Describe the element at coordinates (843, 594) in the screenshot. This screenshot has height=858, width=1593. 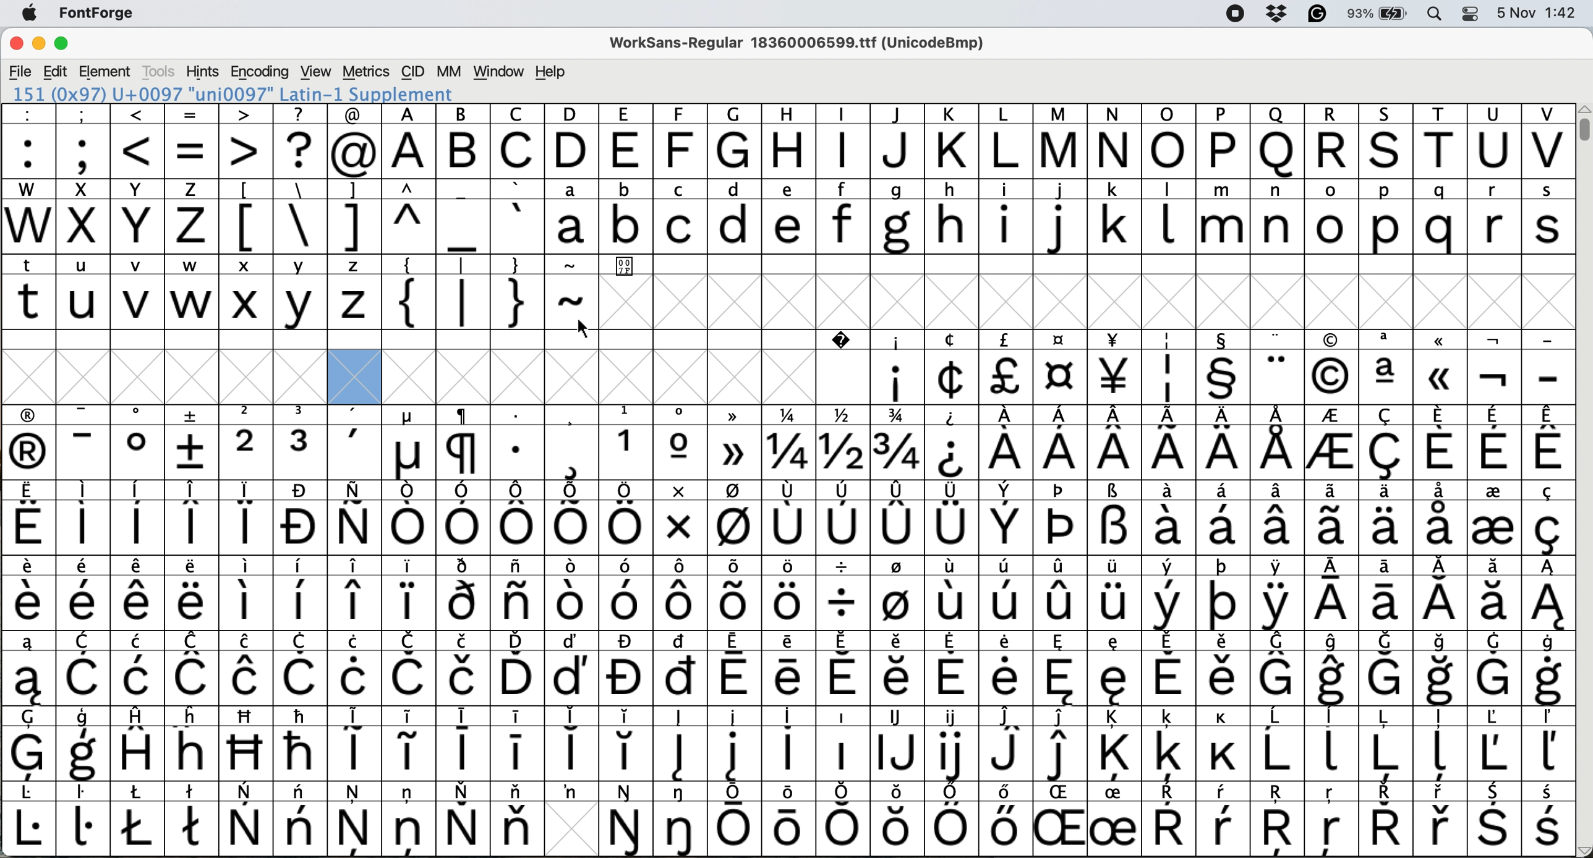
I see `symbol` at that location.